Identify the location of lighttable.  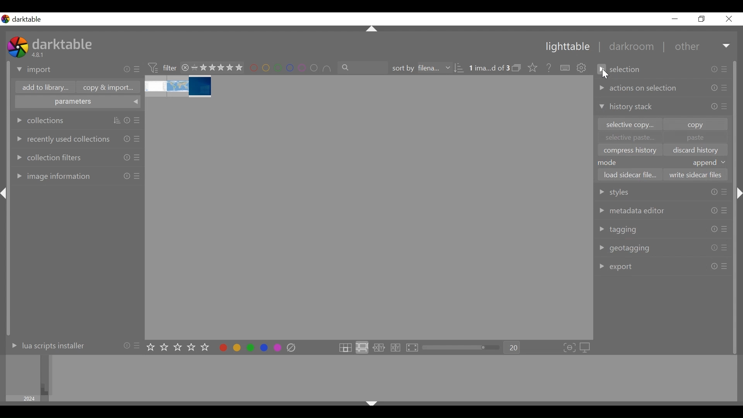
(567, 47).